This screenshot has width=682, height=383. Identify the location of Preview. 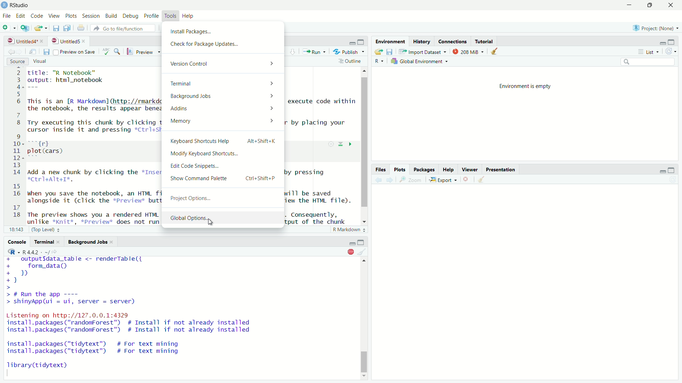
(144, 52).